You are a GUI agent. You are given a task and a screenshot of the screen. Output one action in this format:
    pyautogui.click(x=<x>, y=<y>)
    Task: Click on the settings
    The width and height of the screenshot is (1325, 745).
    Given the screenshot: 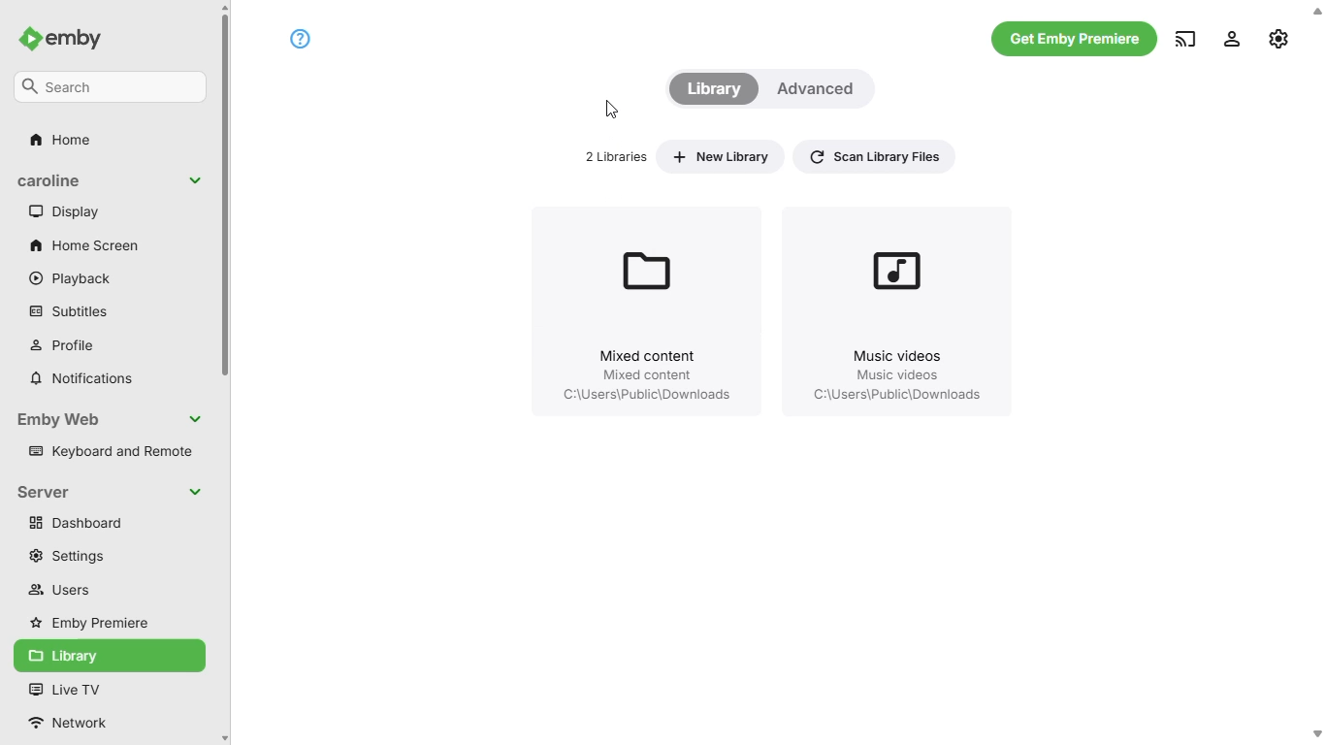 What is the action you would take?
    pyautogui.click(x=1280, y=38)
    